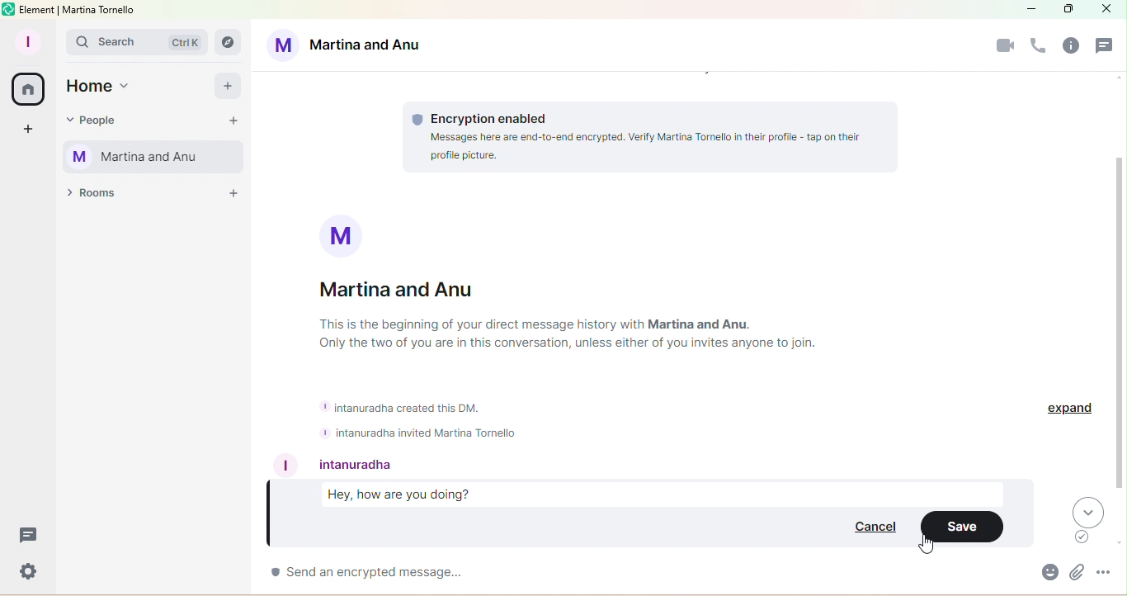 Image resolution: width=1127 pixels, height=596 pixels. Describe the element at coordinates (136, 44) in the screenshot. I see `Search bar` at that location.